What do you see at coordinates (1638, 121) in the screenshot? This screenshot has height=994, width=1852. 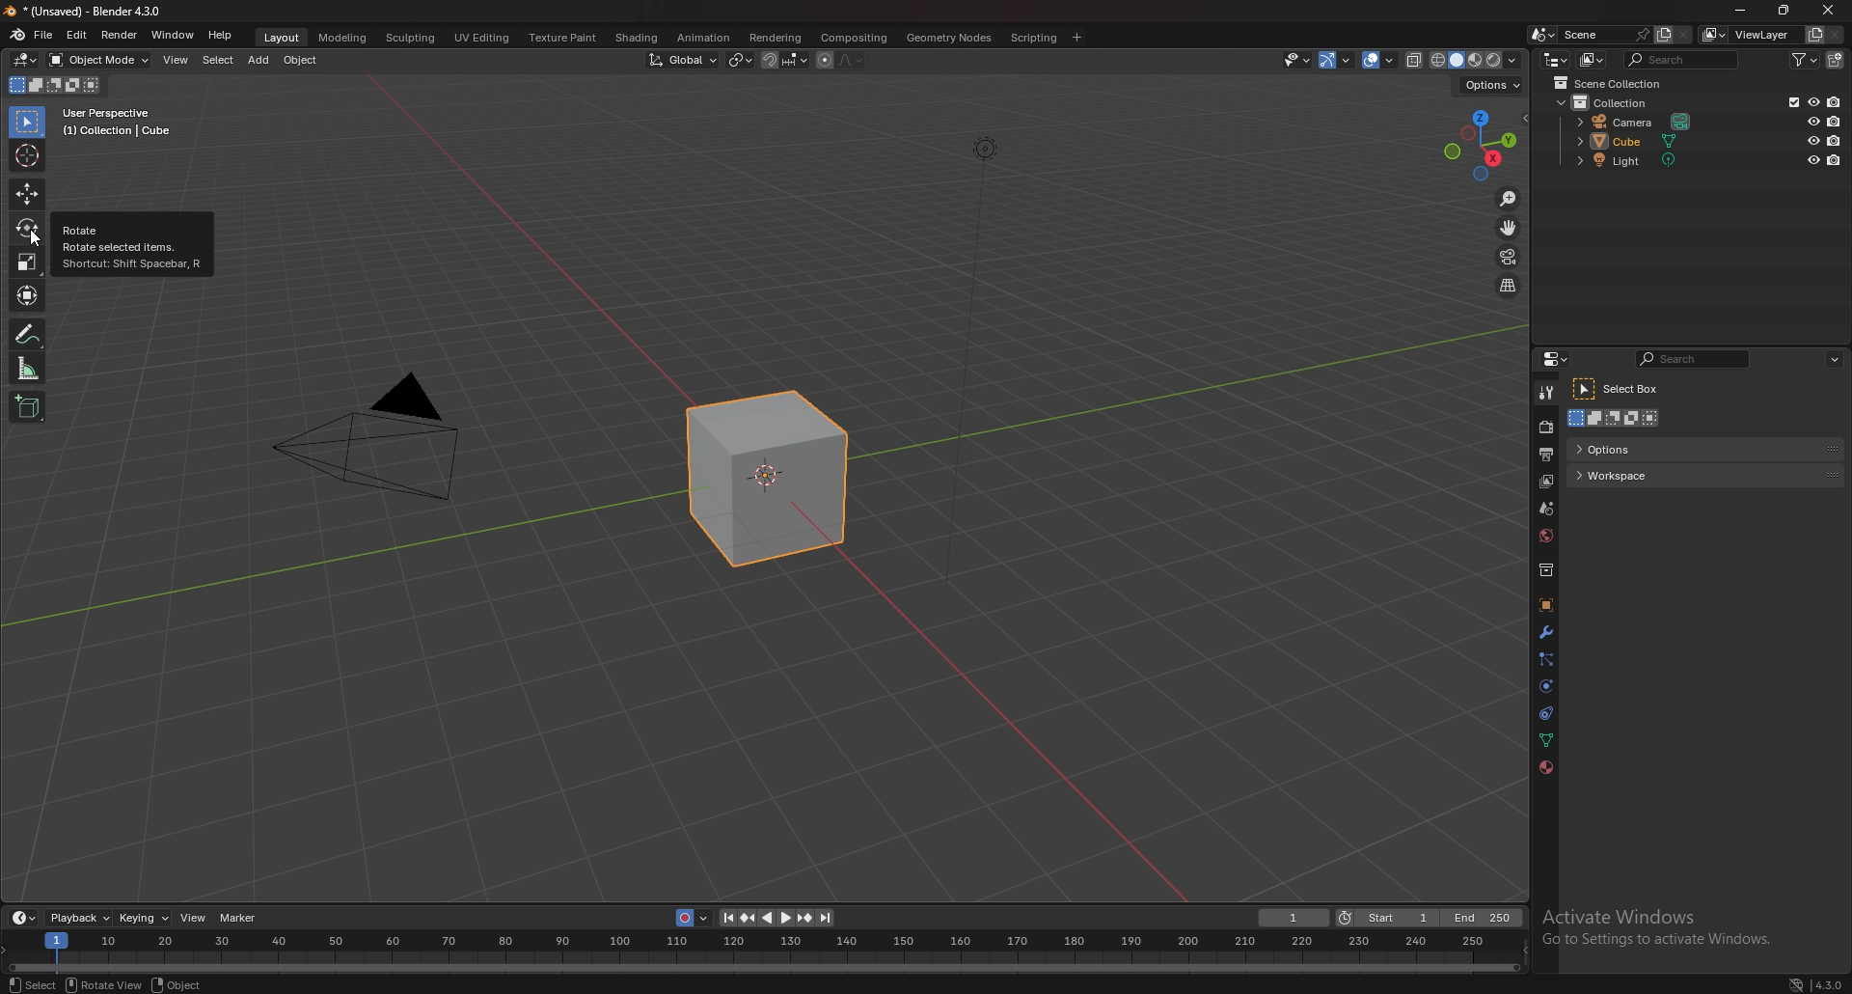 I see `camera` at bounding box center [1638, 121].